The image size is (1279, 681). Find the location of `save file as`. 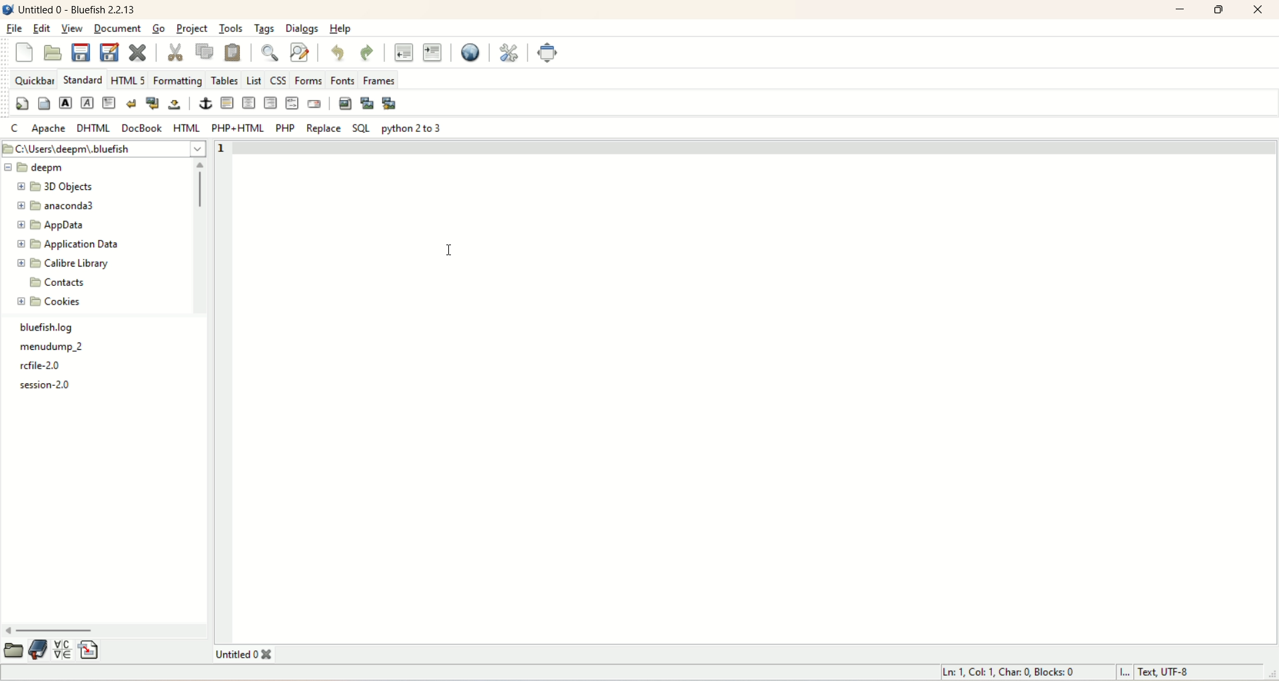

save file as is located at coordinates (109, 53).